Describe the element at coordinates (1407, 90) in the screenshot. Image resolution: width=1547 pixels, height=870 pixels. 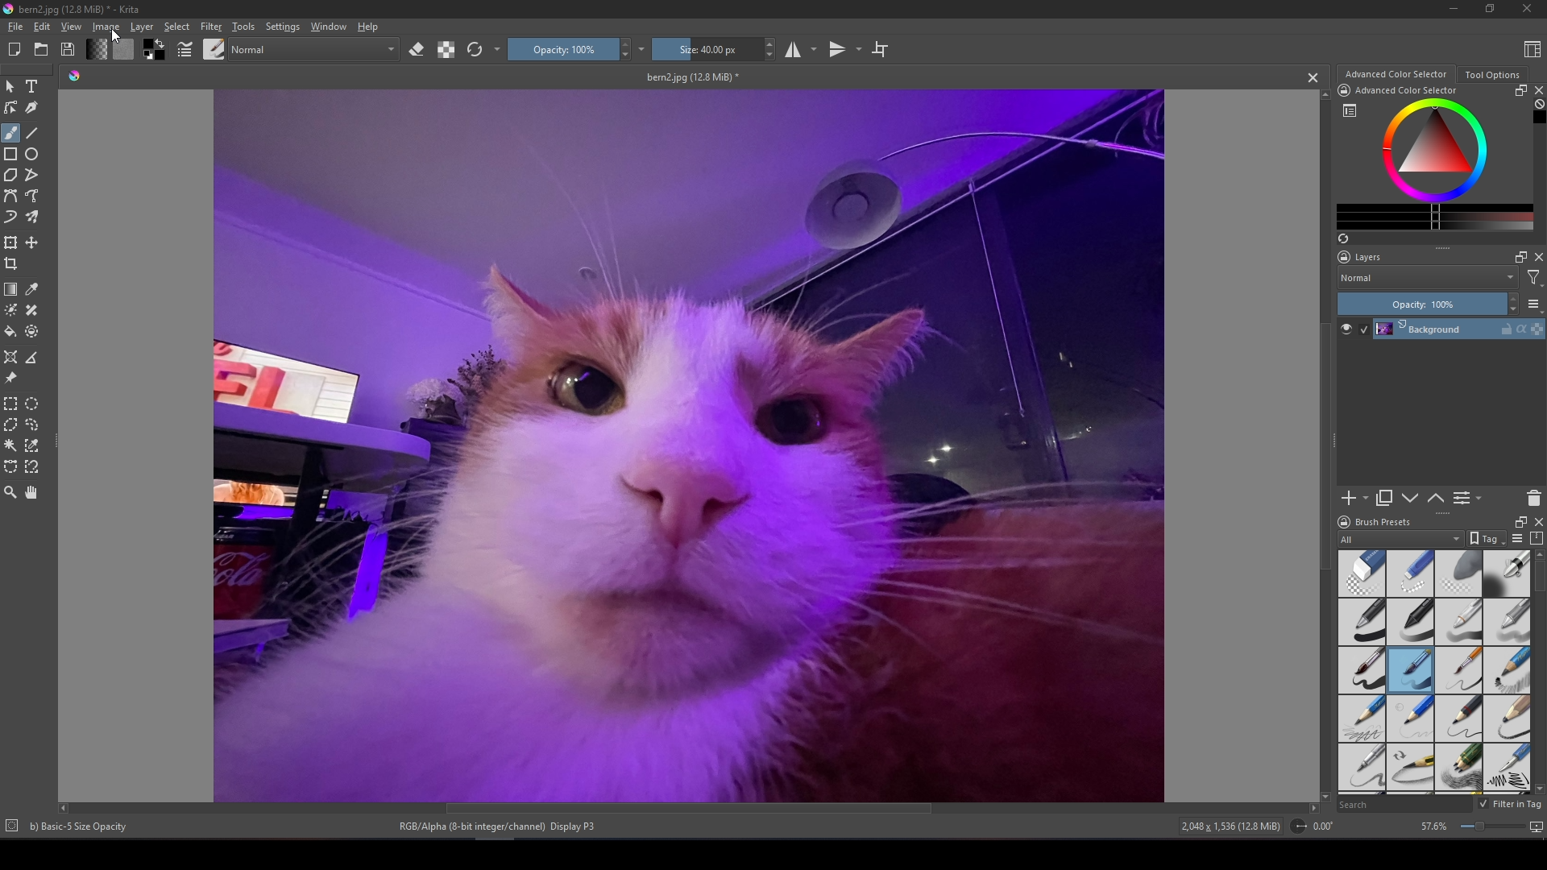
I see `Advanced color selector` at that location.